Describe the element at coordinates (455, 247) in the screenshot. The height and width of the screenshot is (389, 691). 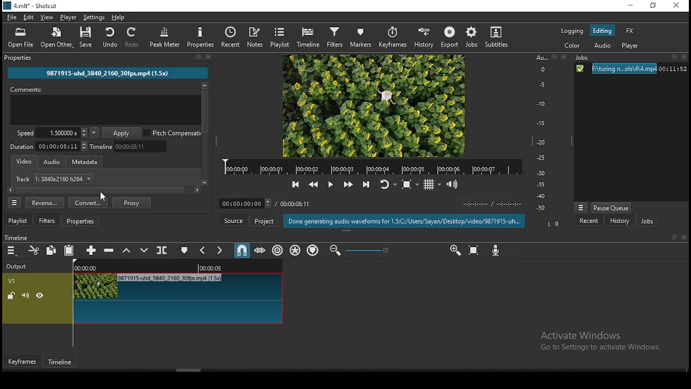
I see `zoom timeline in` at that location.